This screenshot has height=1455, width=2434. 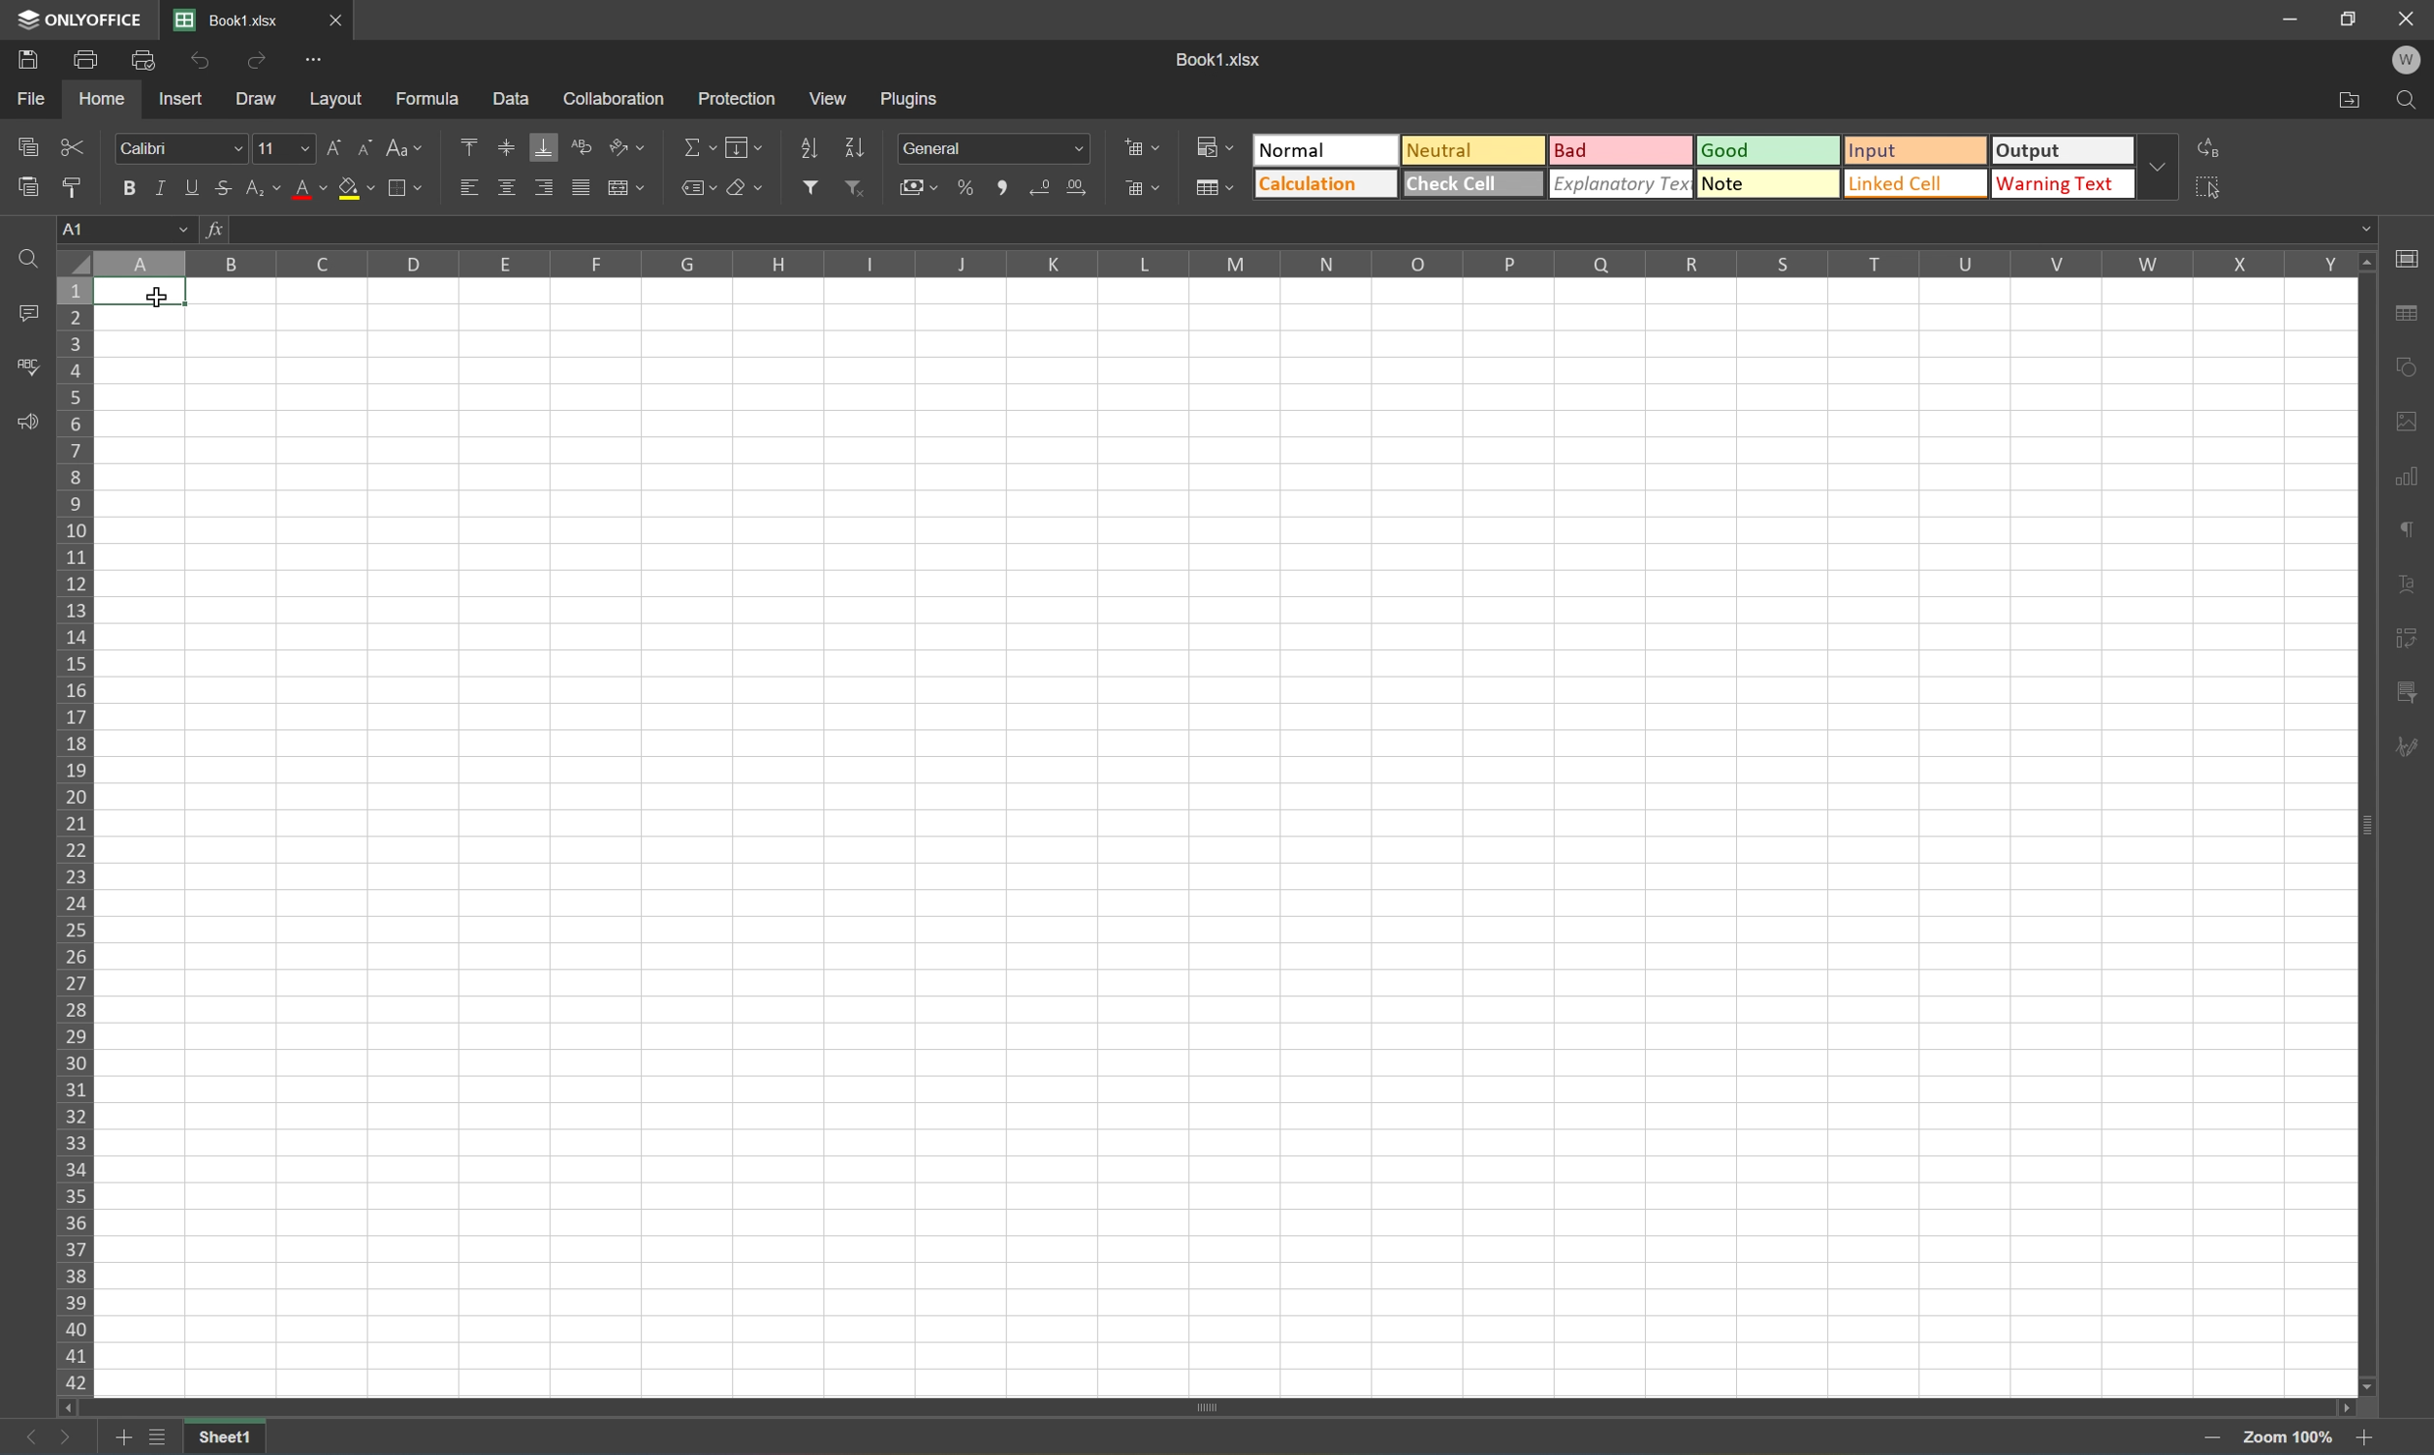 I want to click on Font, so click(x=180, y=148).